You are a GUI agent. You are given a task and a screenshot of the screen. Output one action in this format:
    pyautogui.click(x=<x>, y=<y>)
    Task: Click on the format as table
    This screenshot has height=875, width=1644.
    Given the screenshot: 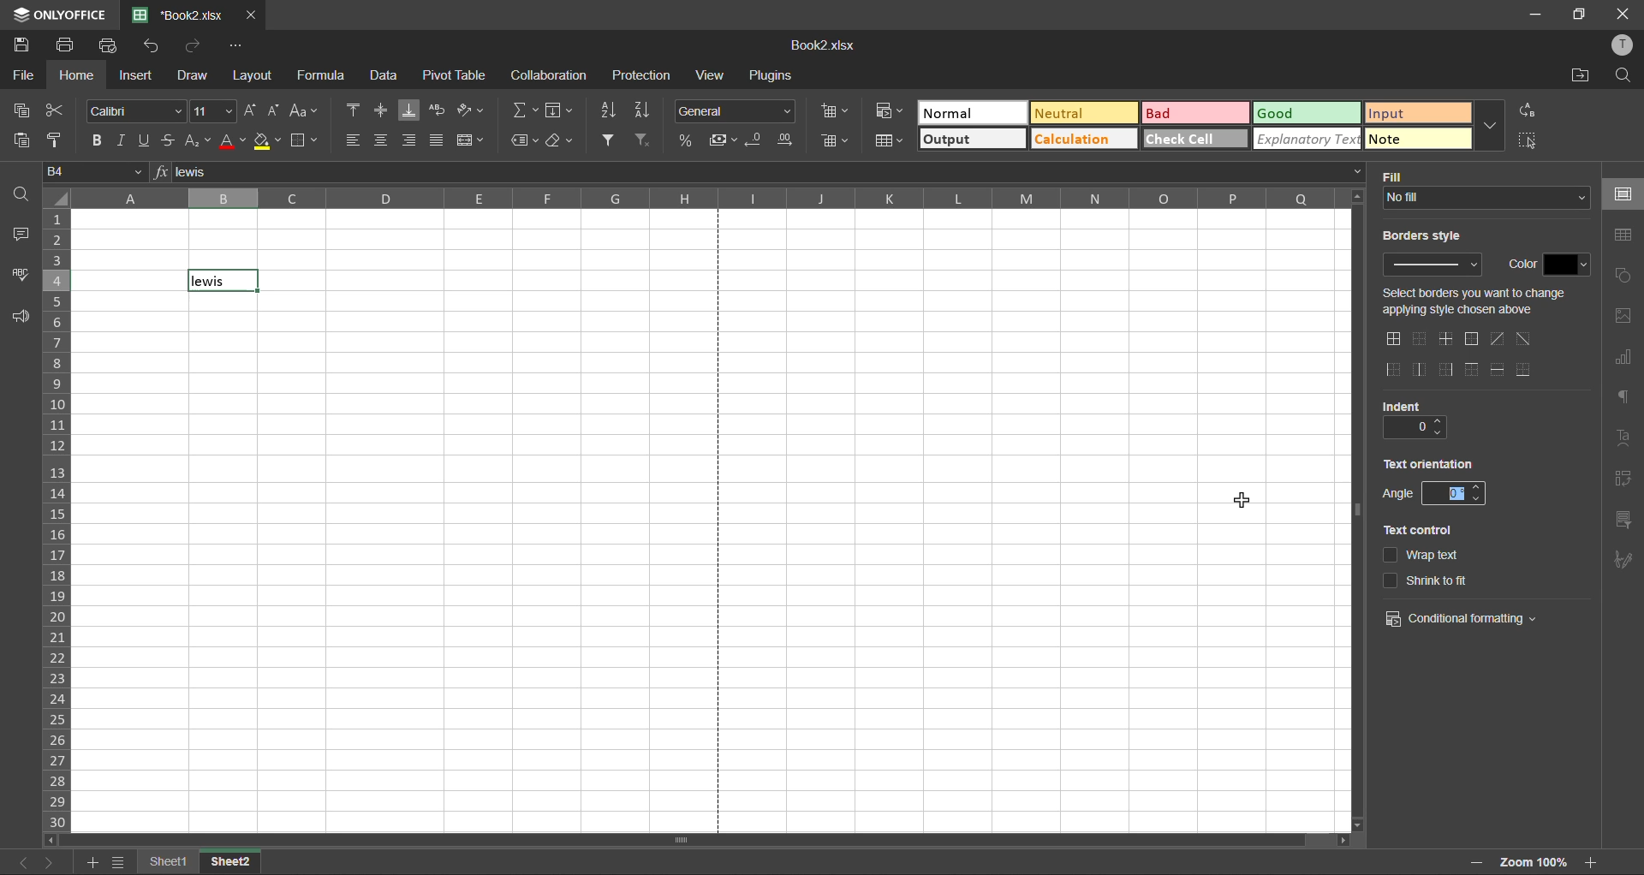 What is the action you would take?
    pyautogui.click(x=884, y=140)
    